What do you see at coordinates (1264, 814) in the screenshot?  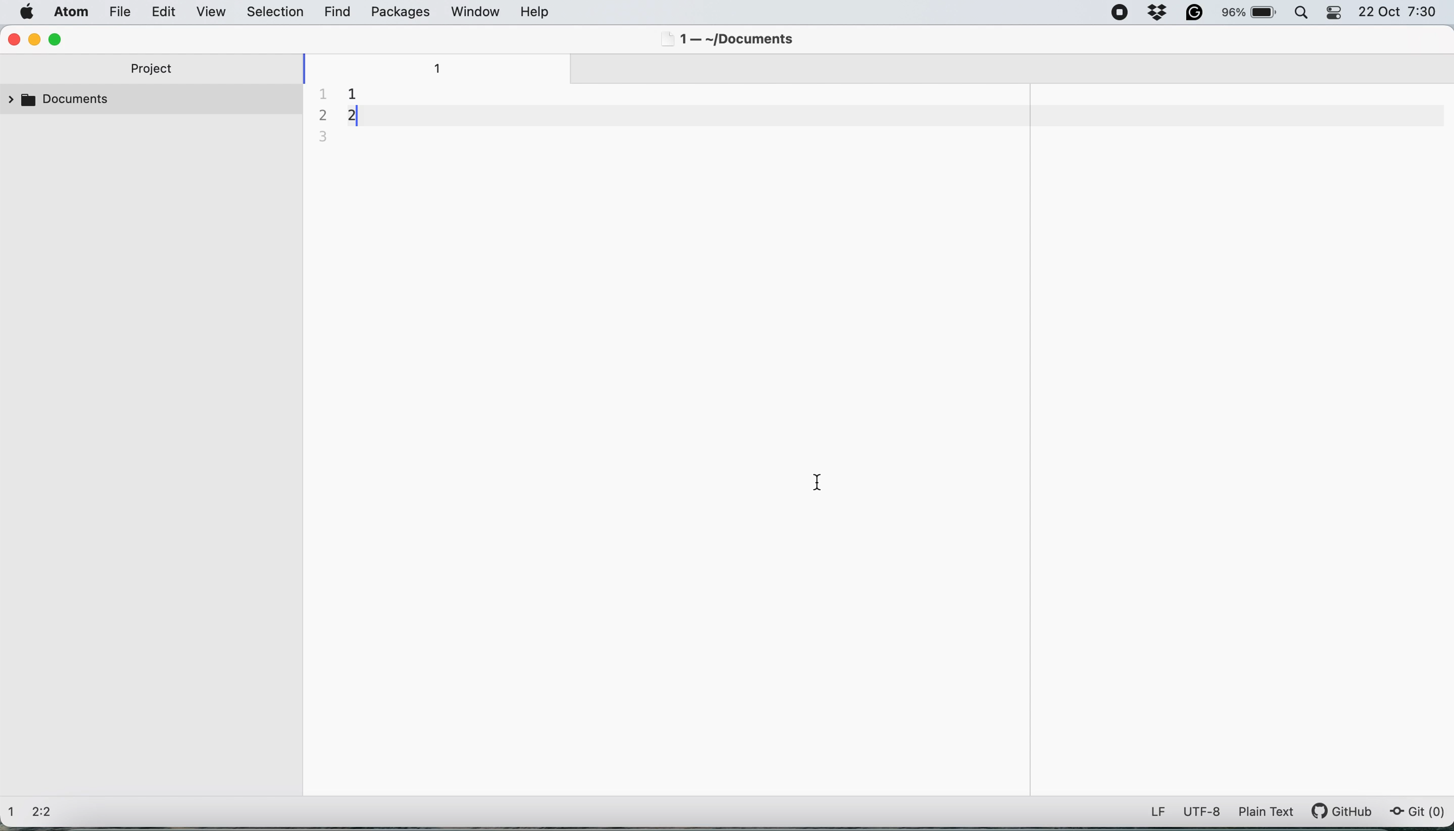 I see `plain text` at bounding box center [1264, 814].